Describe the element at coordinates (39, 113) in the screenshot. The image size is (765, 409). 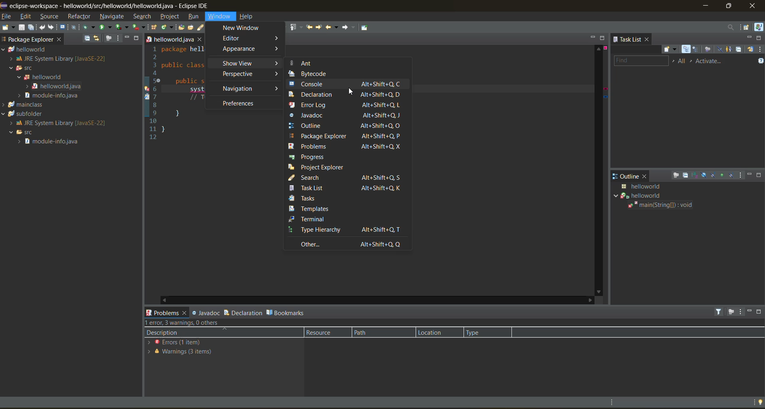
I see `subfolder` at that location.